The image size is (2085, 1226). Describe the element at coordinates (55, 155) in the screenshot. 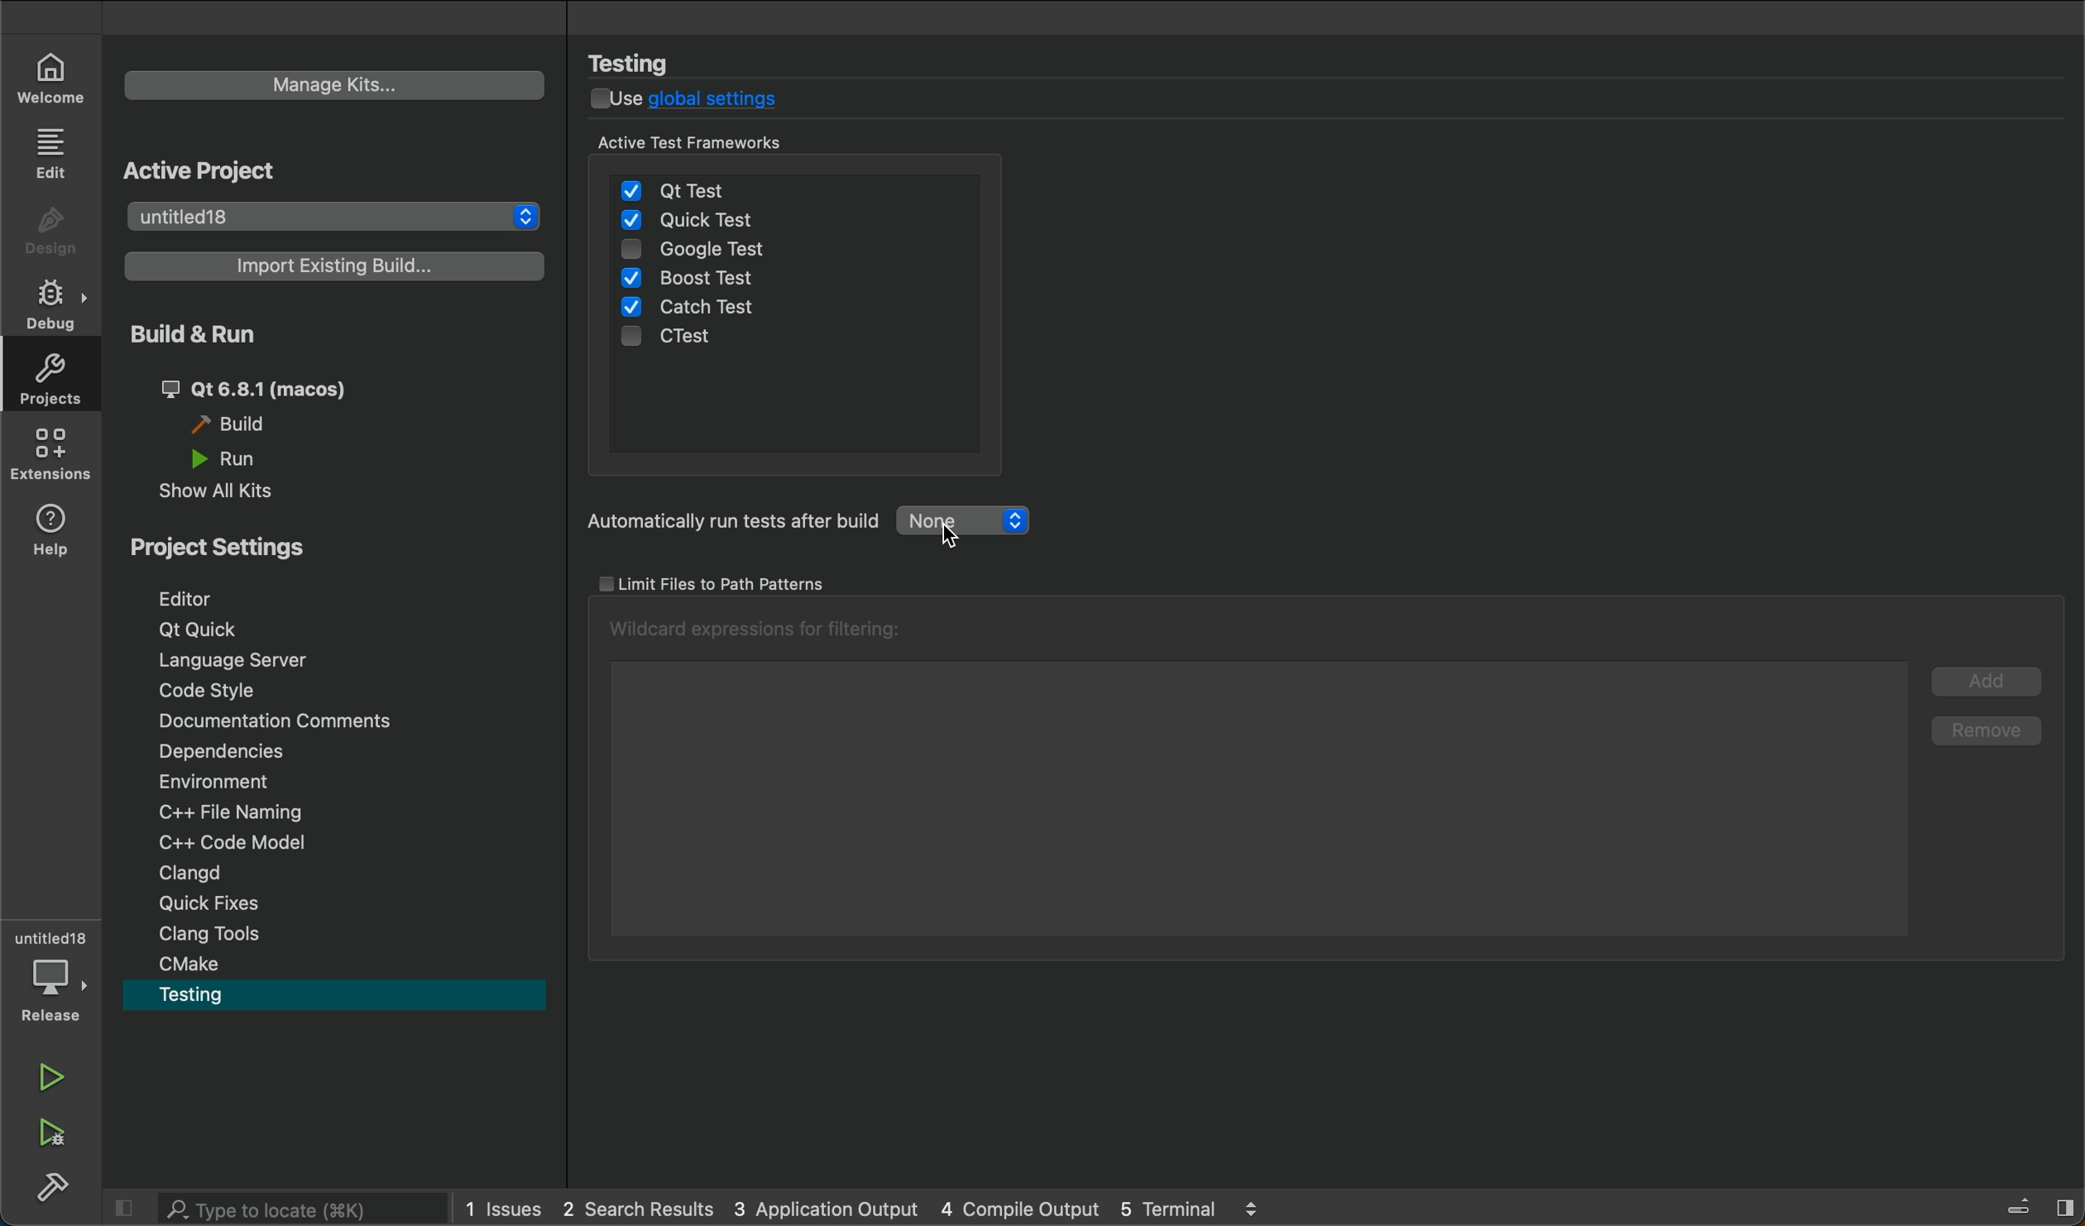

I see `edit` at that location.